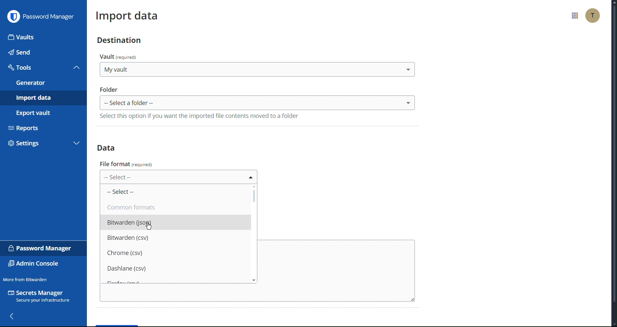 The width and height of the screenshot is (617, 327). Describe the element at coordinates (41, 16) in the screenshot. I see `Password Manager` at that location.